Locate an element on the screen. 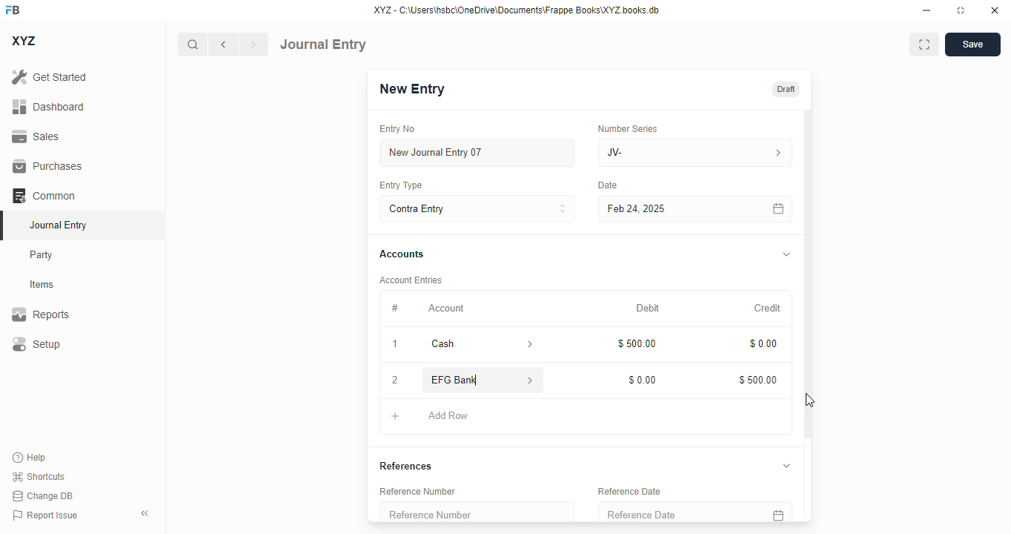 This screenshot has height=534, width=1011. new entry is located at coordinates (413, 88).